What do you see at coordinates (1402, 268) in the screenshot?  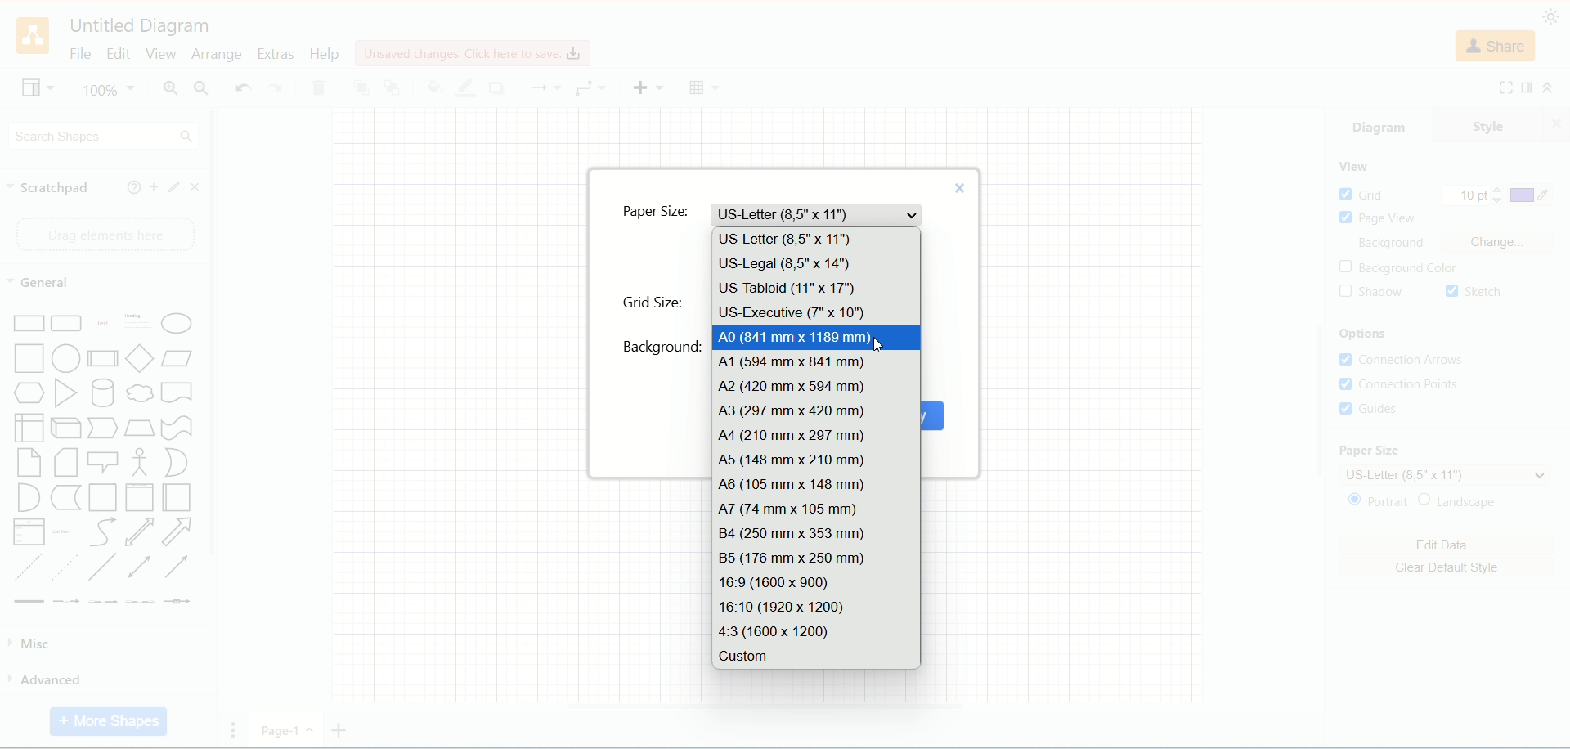 I see `background color` at bounding box center [1402, 268].